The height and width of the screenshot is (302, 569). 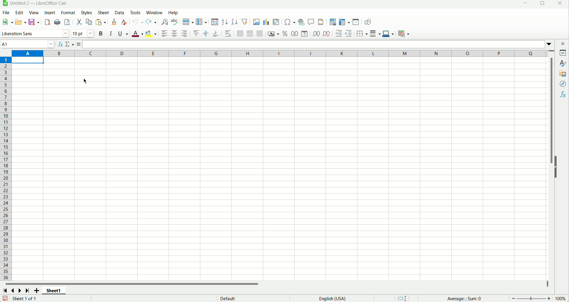 I want to click on File, so click(x=6, y=12).